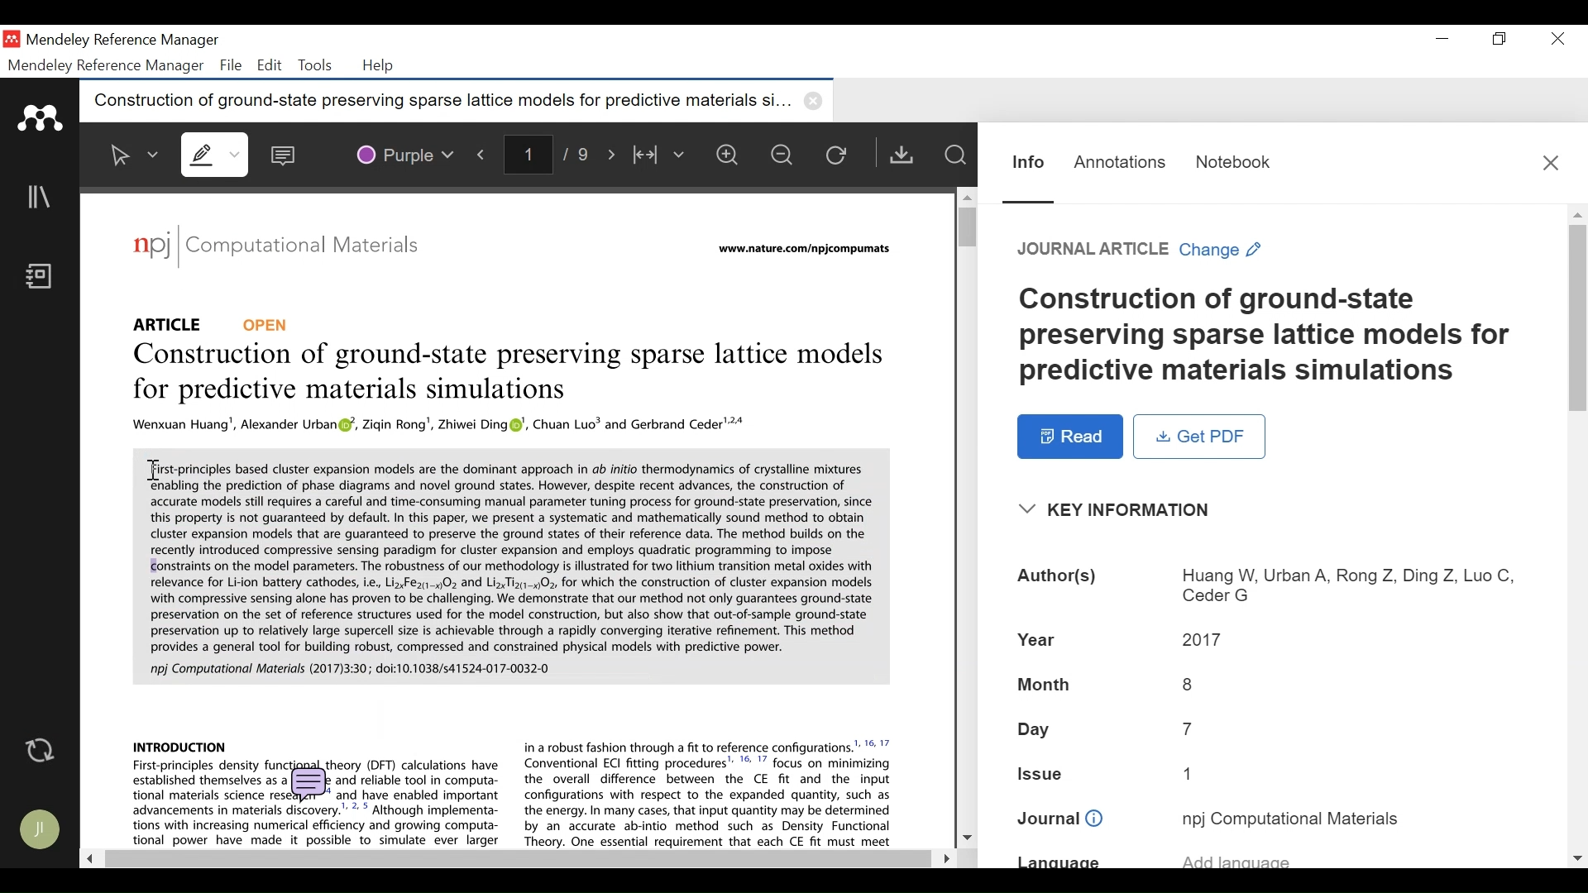 This screenshot has width=1588, height=893. Describe the element at coordinates (1140, 249) in the screenshot. I see `Change Reference Type` at that location.